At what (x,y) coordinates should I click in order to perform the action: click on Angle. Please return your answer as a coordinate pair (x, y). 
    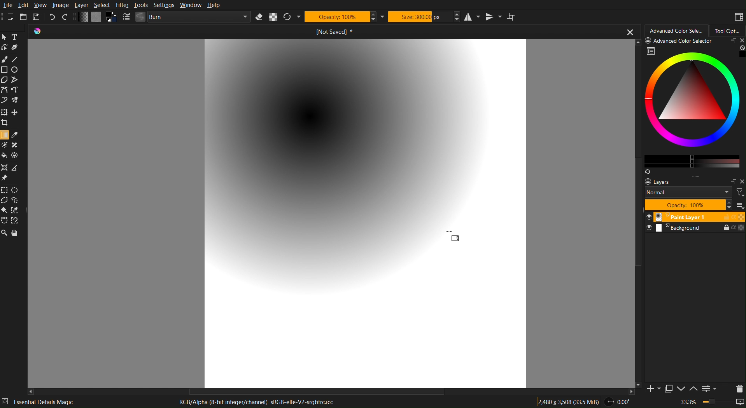
    Looking at the image, I should click on (618, 402).